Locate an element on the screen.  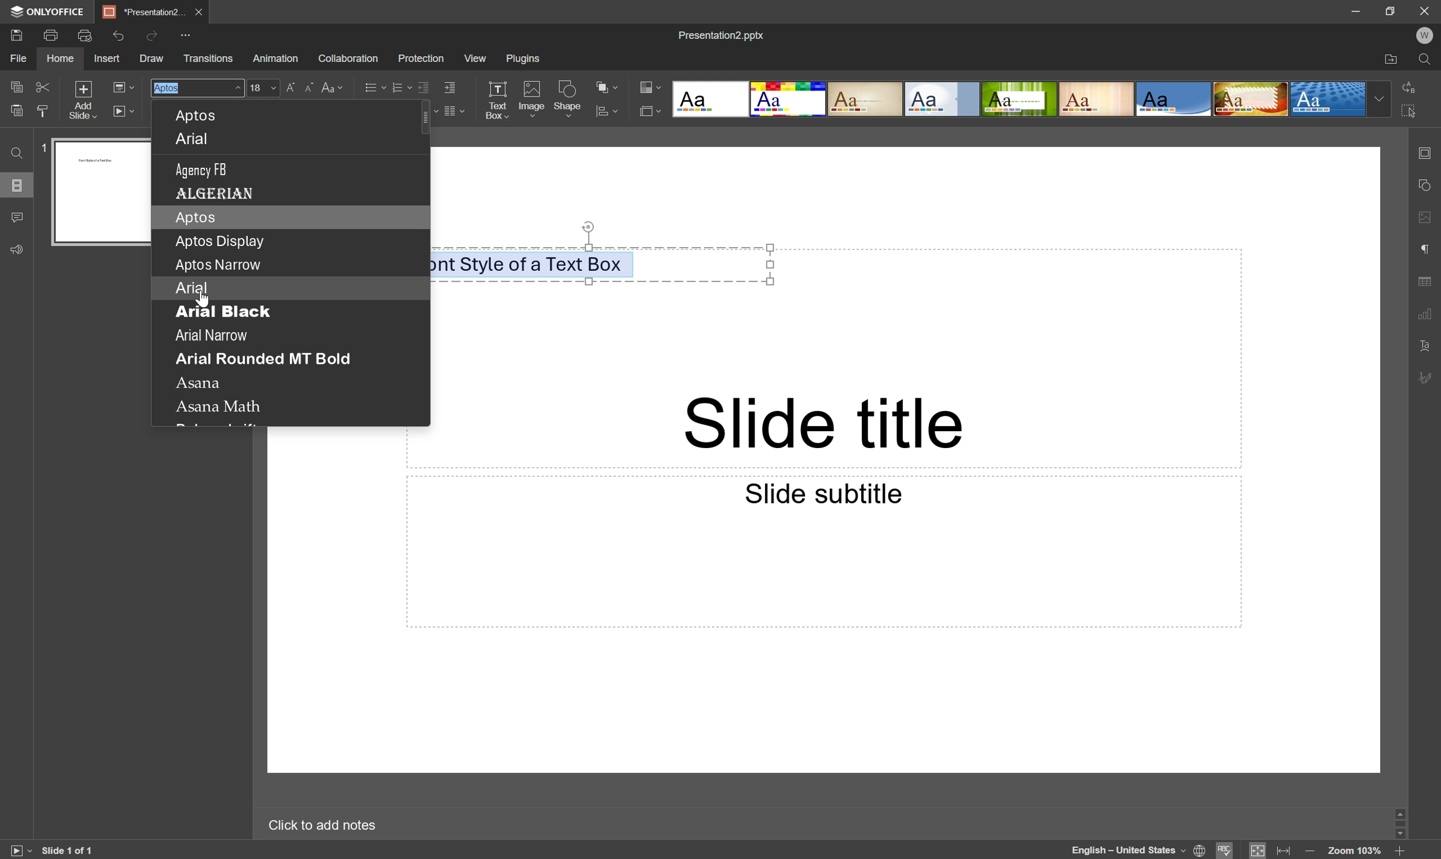
Slide subtitle is located at coordinates (821, 492).